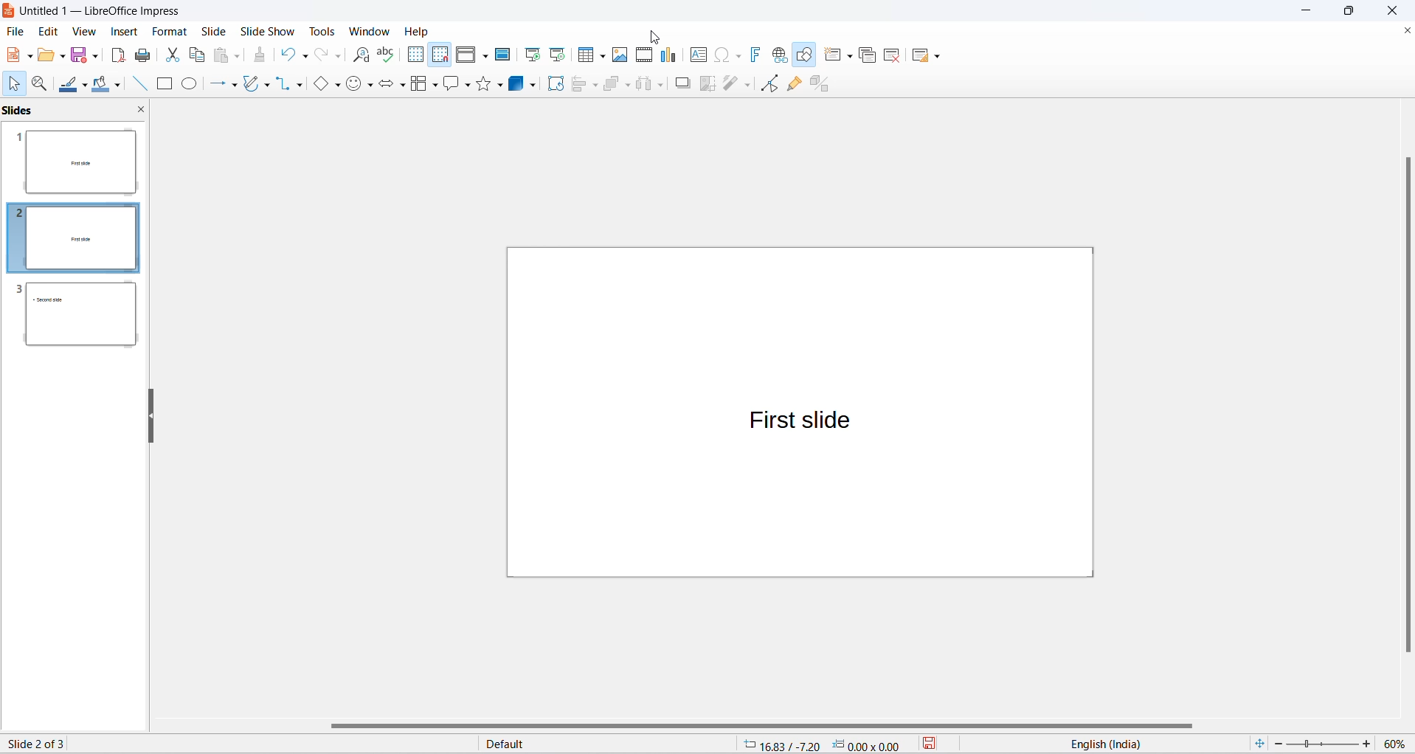 Image resolution: width=1415 pixels, height=754 pixels. Describe the element at coordinates (598, 744) in the screenshot. I see `slide master type` at that location.